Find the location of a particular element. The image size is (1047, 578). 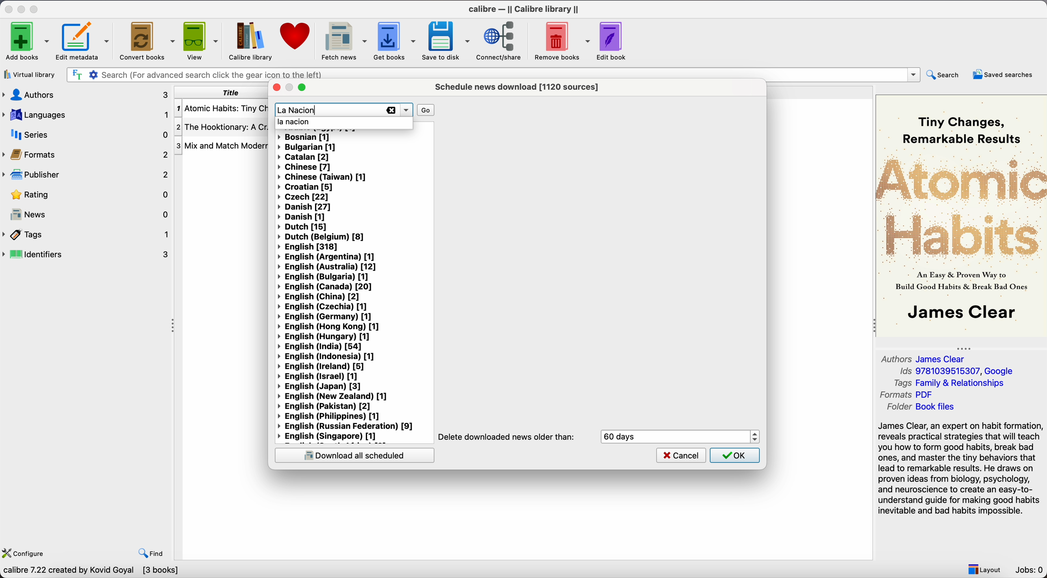

Calibre - || Calibre library || is located at coordinates (526, 9).